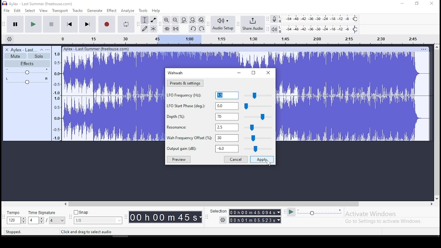  I want to click on timeline, so click(58, 94).